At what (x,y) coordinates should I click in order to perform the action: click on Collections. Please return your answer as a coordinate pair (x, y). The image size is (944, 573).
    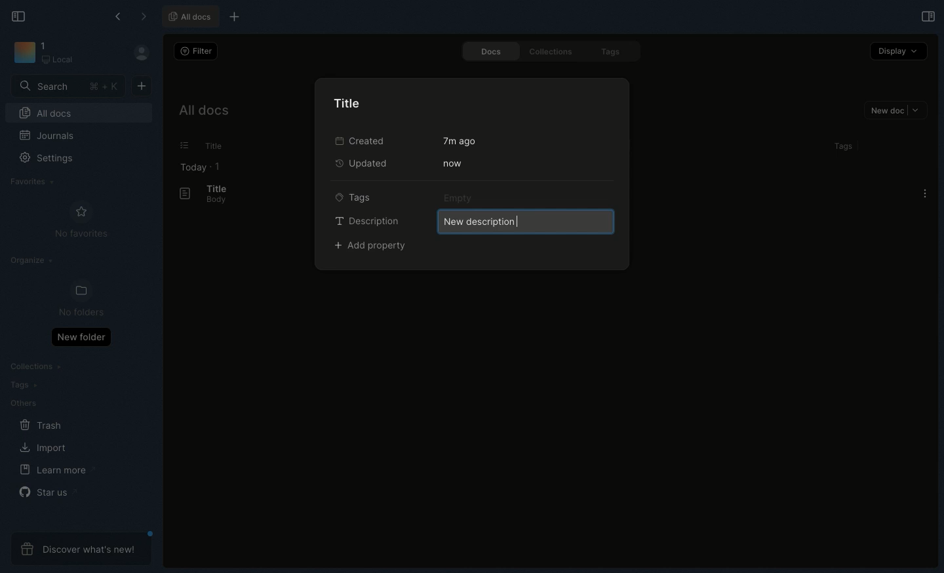
    Looking at the image, I should click on (548, 51).